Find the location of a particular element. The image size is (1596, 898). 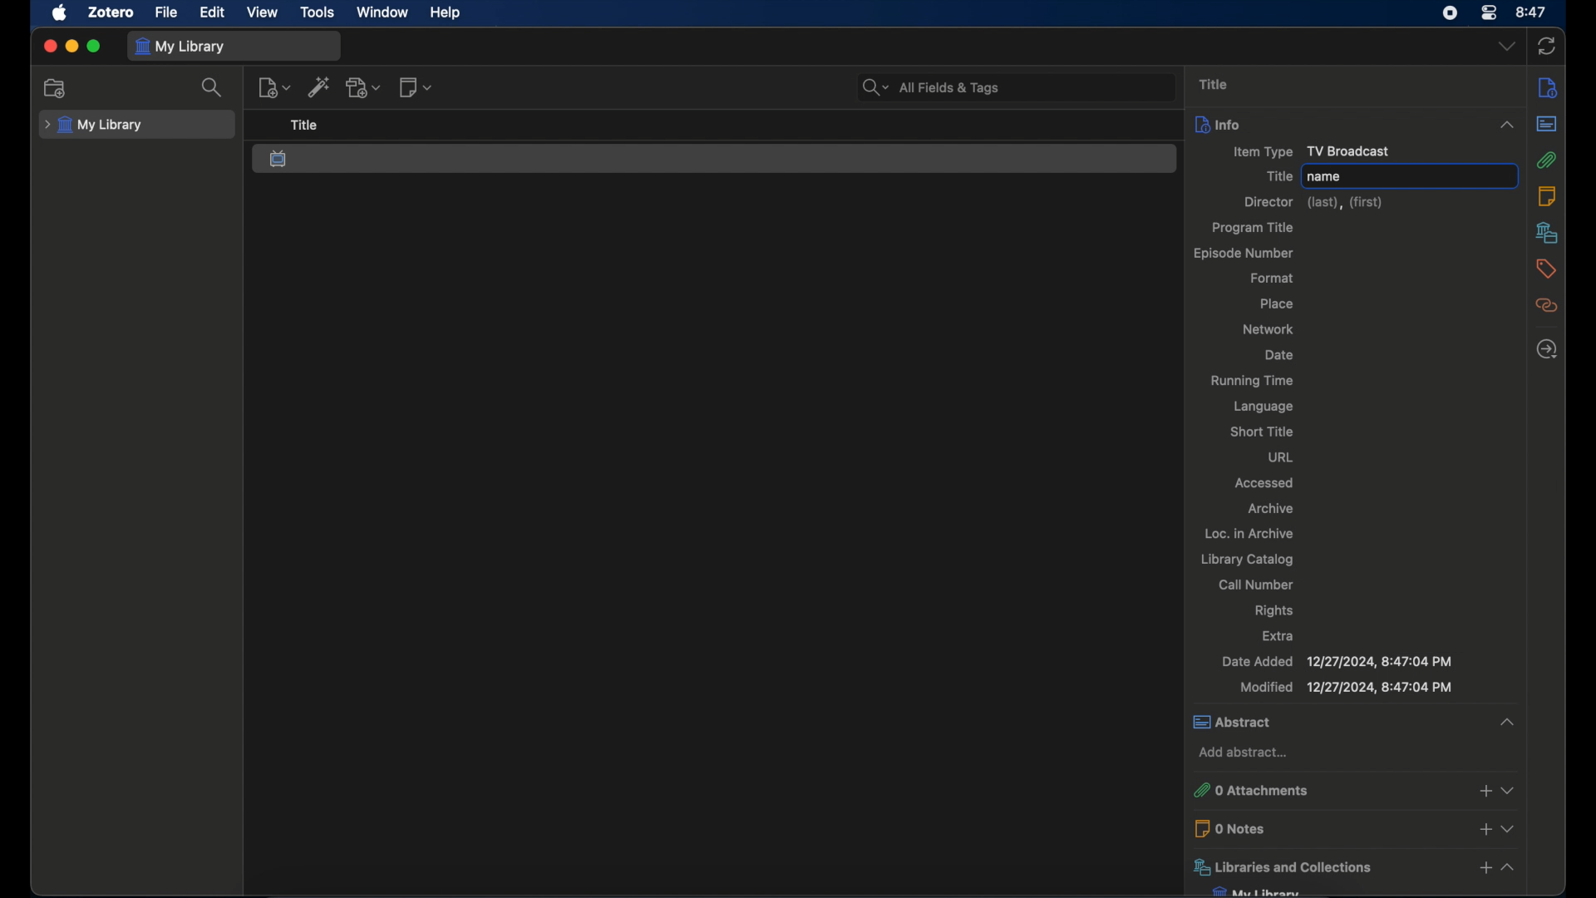

8.46 is located at coordinates (1533, 12).